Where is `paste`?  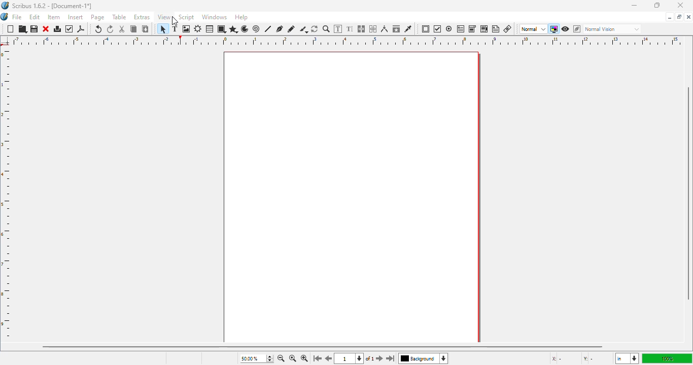 paste is located at coordinates (146, 29).